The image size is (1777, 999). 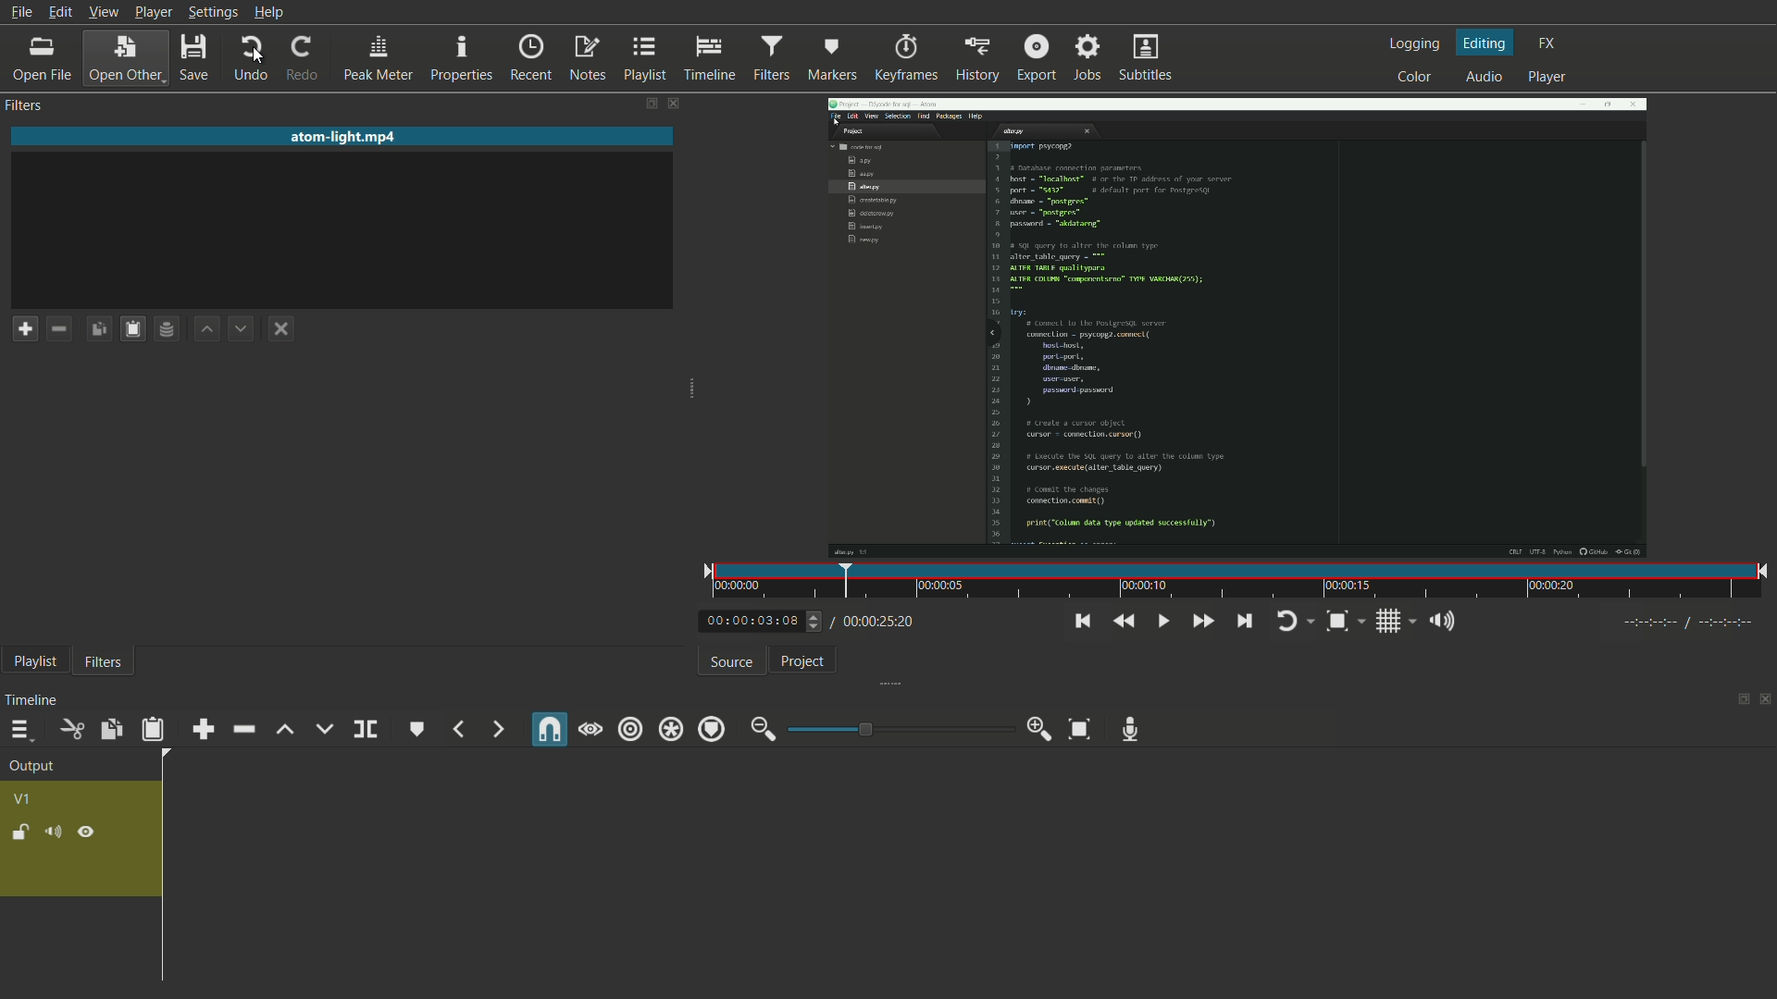 I want to click on Add, so click(x=26, y=327).